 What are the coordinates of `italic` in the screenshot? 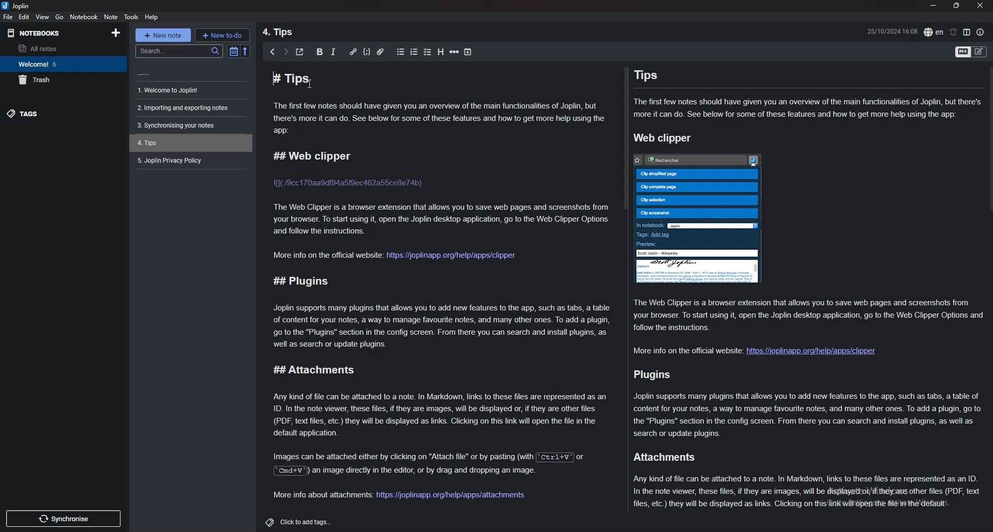 It's located at (334, 51).